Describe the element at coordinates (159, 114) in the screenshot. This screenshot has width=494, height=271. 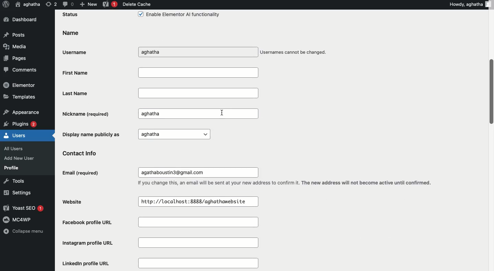
I see `Nickname` at that location.